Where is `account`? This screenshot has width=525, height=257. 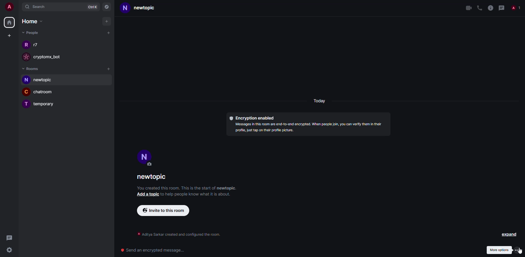 account is located at coordinates (11, 8).